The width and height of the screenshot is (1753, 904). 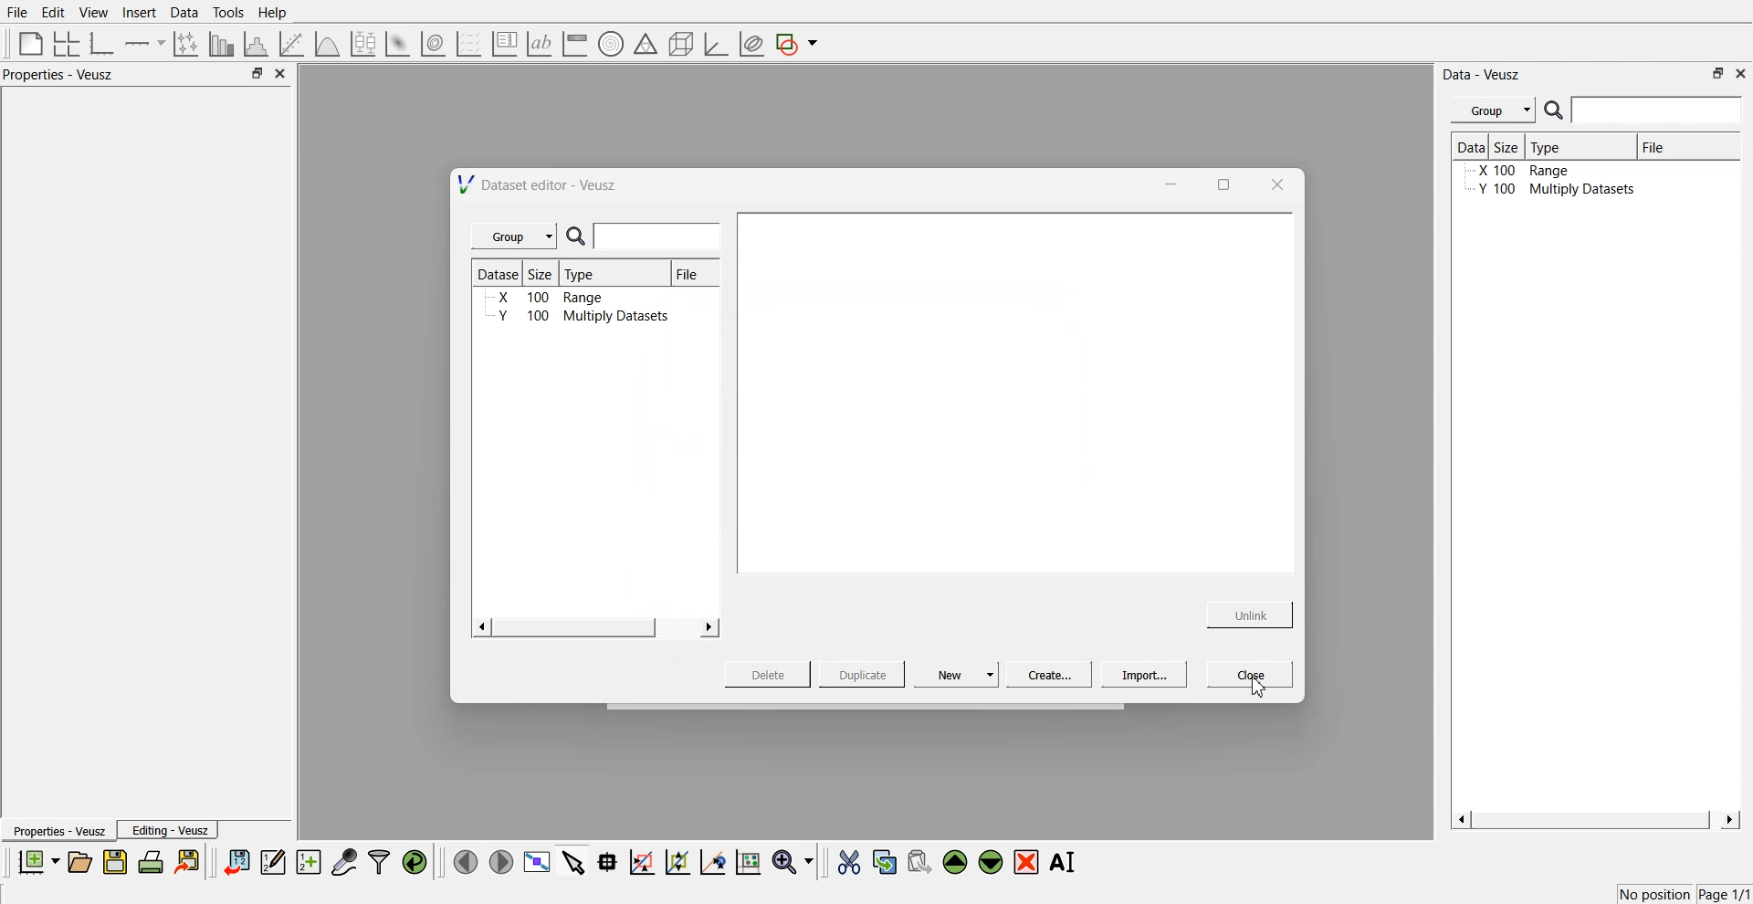 I want to click on Duplicate, so click(x=862, y=676).